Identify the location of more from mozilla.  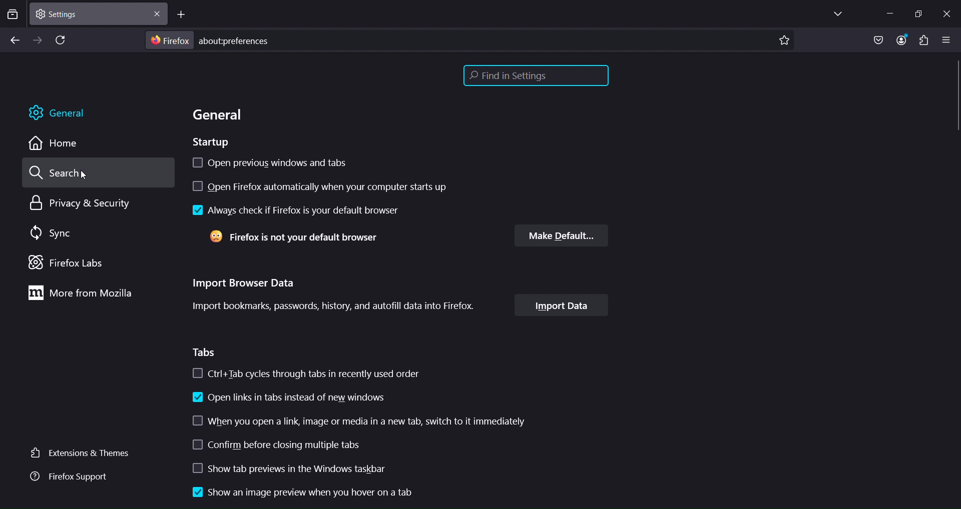
(92, 294).